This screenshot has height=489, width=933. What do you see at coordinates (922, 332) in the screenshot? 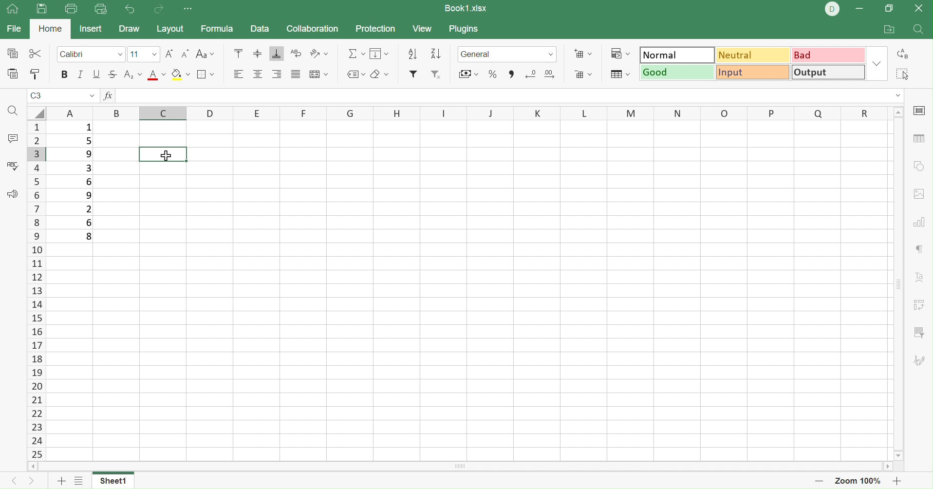
I see `Slicer settings` at bounding box center [922, 332].